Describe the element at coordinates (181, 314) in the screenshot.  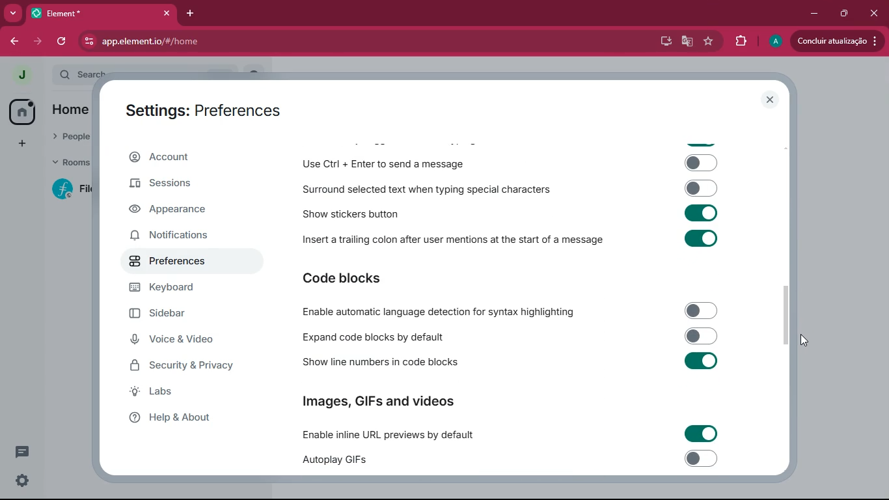
I see `sidebar` at that location.